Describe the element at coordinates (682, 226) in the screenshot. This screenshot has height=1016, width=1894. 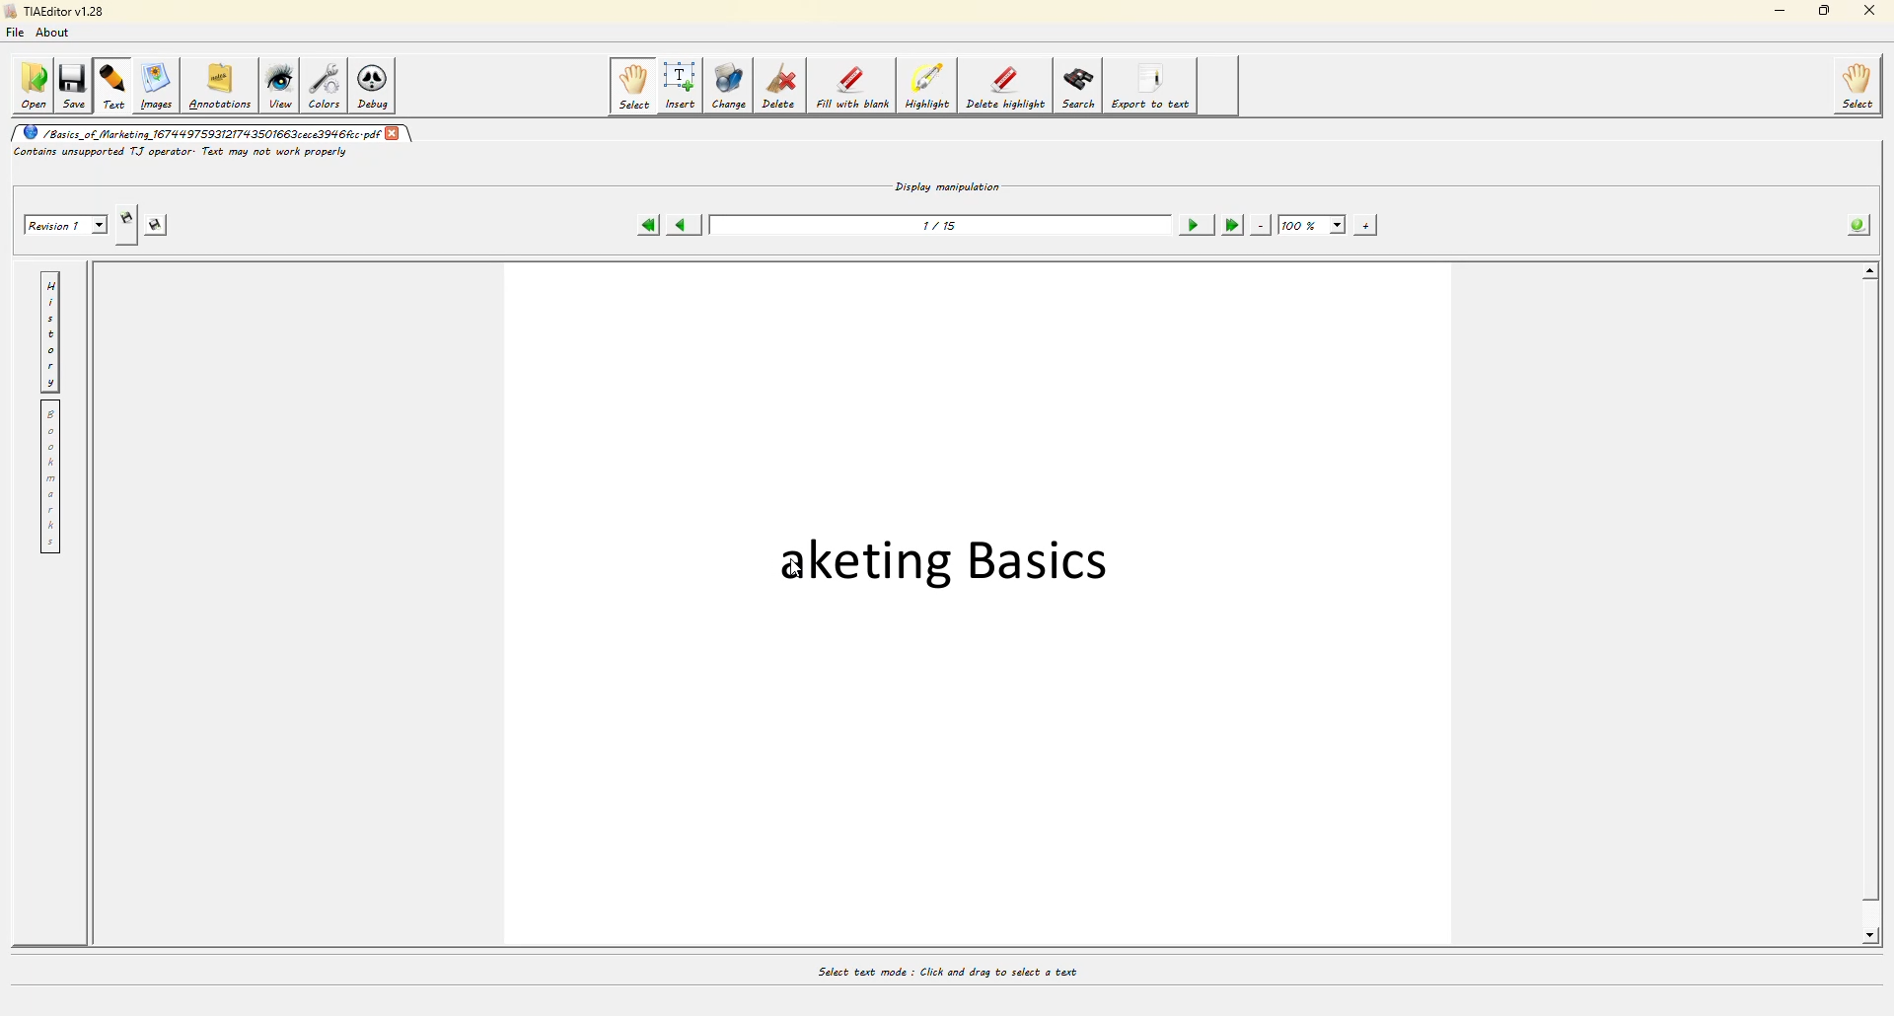
I see `previous page` at that location.